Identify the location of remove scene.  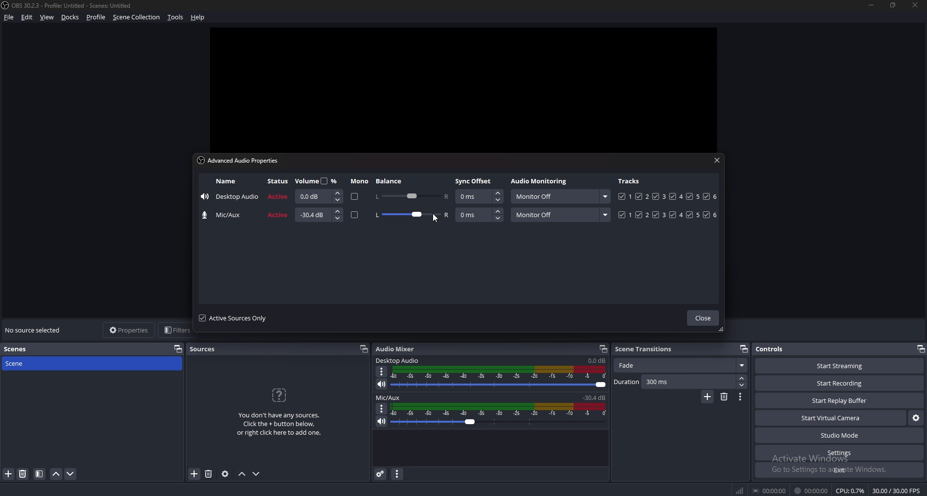
(23, 474).